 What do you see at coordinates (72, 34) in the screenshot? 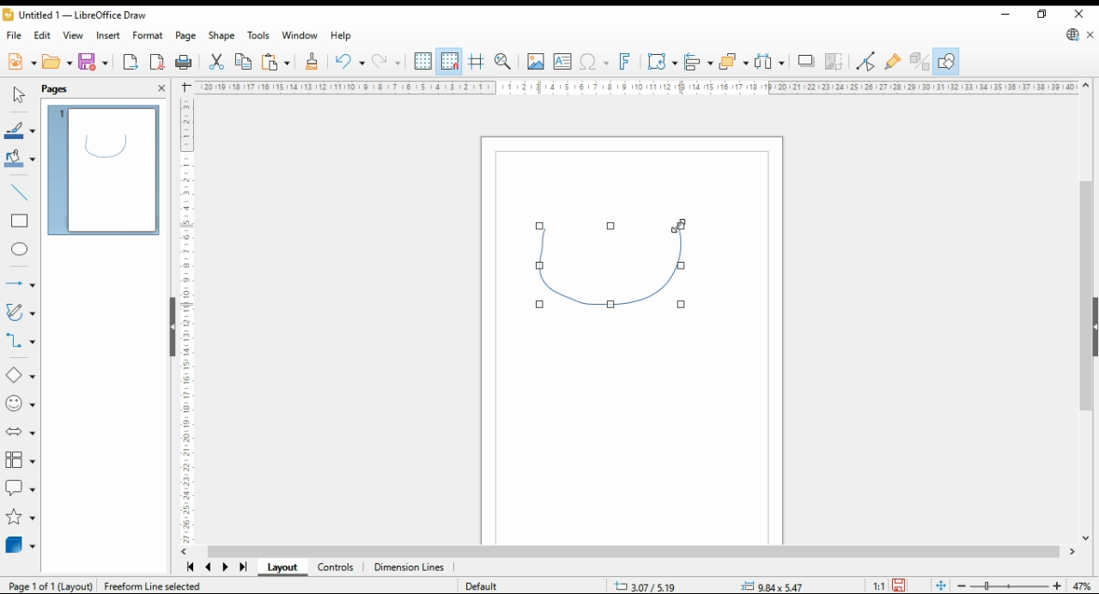
I see `view` at bounding box center [72, 34].